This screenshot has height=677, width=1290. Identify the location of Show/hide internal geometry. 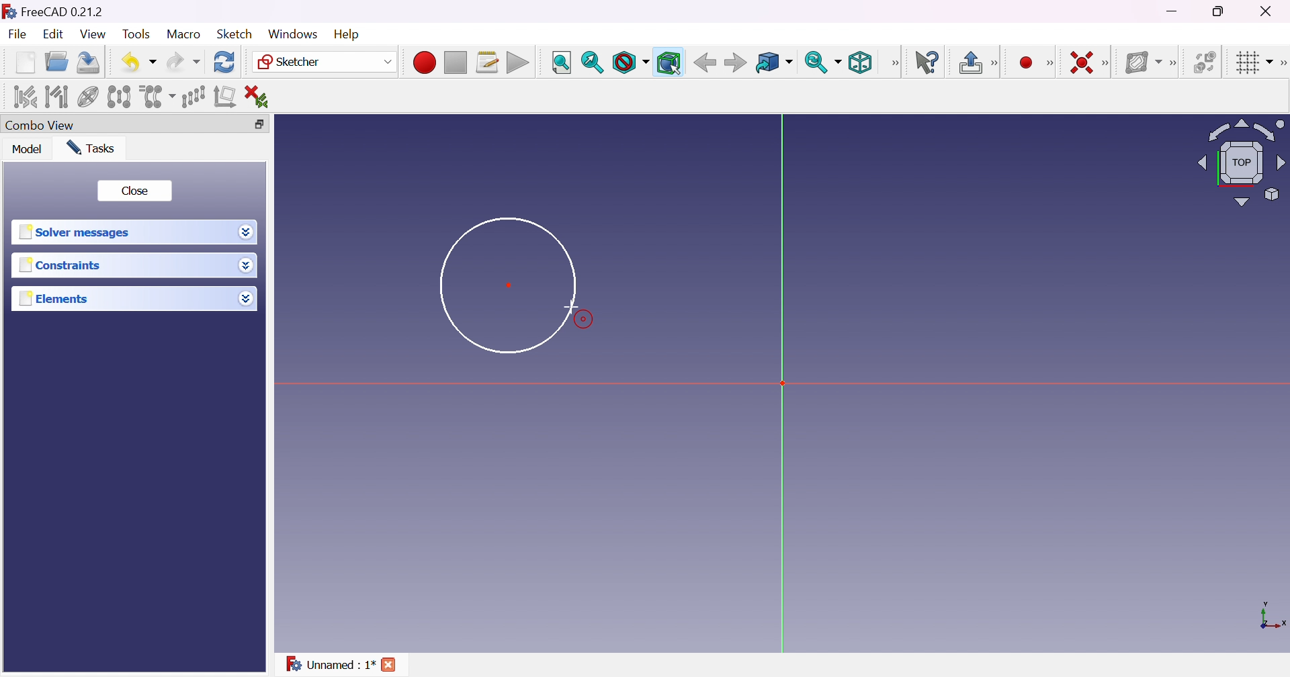
(89, 97).